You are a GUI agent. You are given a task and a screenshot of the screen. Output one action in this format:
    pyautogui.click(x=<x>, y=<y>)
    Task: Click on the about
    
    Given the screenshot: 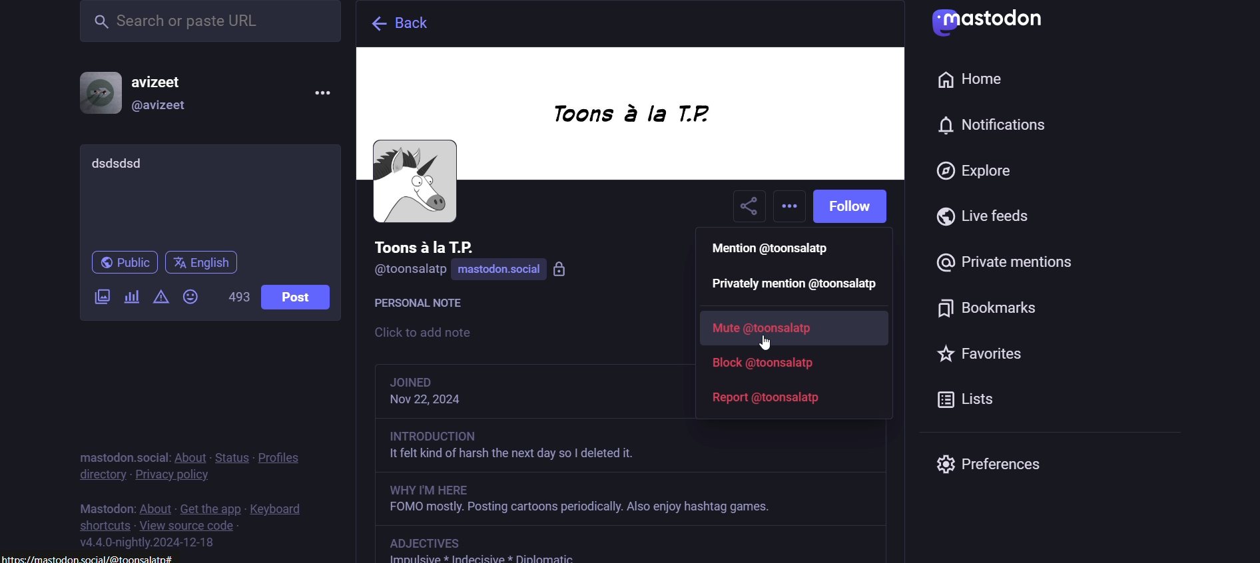 What is the action you would take?
    pyautogui.click(x=190, y=452)
    